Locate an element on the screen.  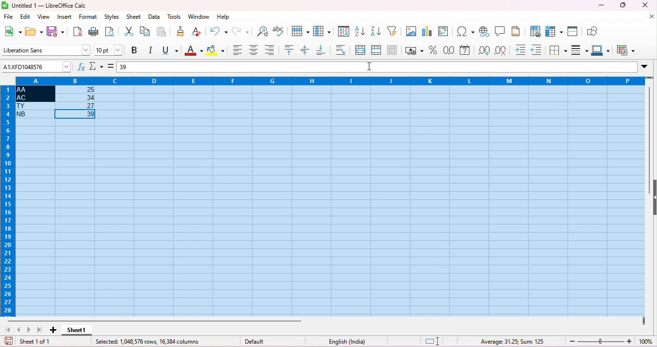
format as number is located at coordinates (449, 50).